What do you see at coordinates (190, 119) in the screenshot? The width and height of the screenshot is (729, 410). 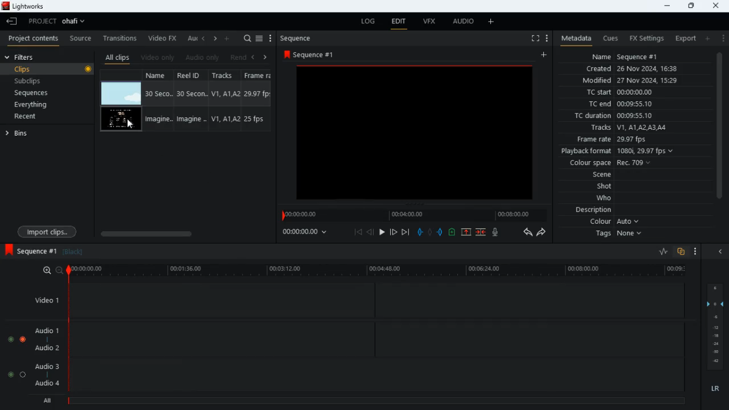 I see `Imagin` at bounding box center [190, 119].